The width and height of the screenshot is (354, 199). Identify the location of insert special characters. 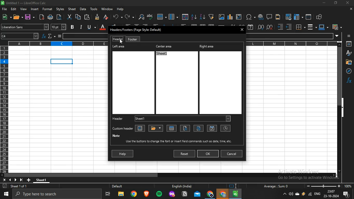
(249, 17).